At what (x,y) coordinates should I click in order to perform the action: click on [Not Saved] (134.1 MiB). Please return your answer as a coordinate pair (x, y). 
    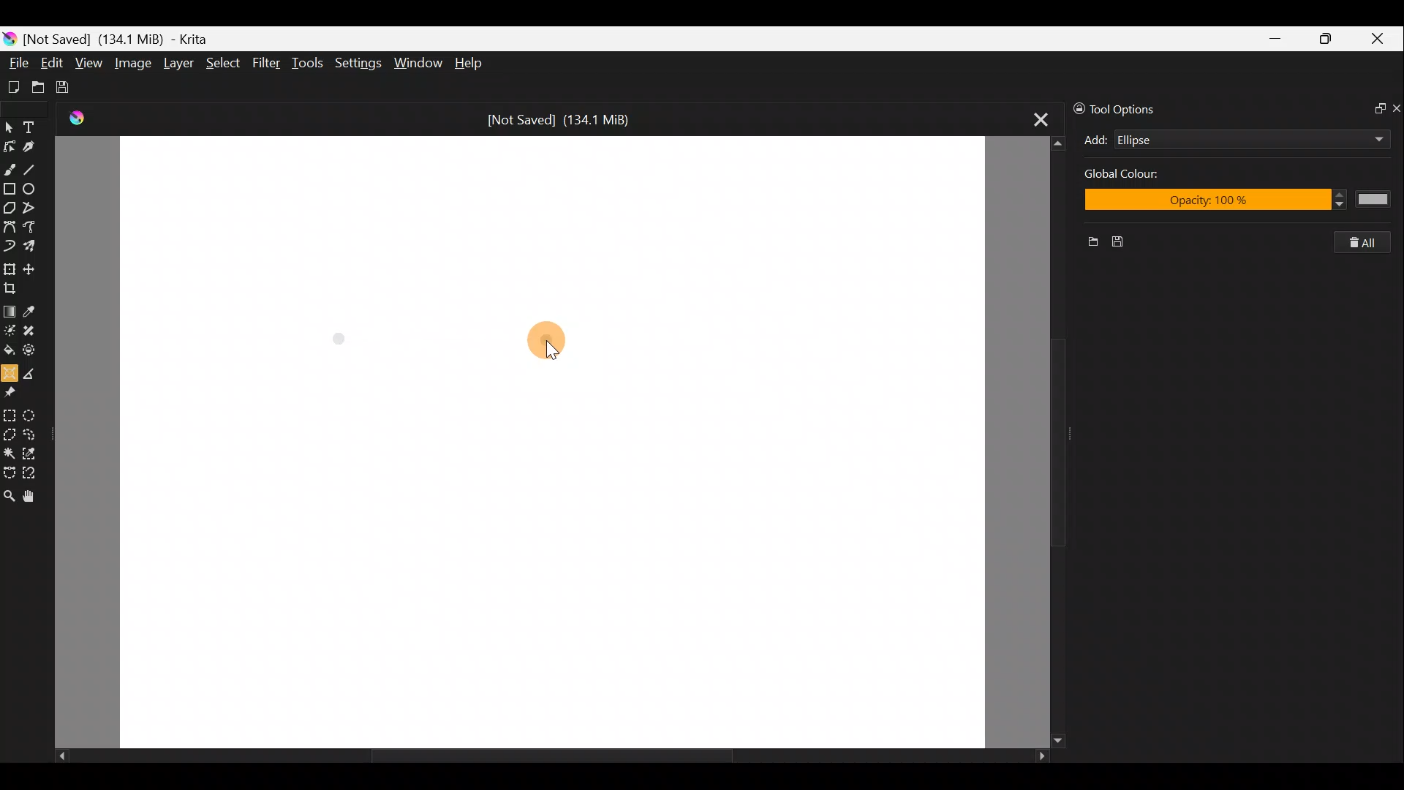
    Looking at the image, I should click on (566, 118).